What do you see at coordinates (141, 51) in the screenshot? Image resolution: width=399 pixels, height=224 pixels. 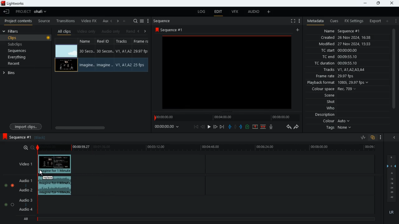 I see `Frame rate` at bounding box center [141, 51].